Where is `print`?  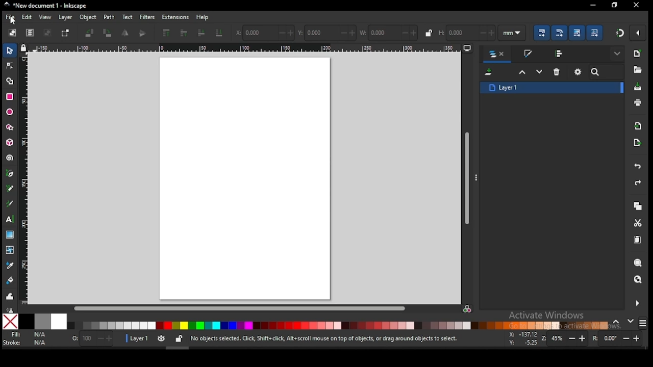 print is located at coordinates (638, 103).